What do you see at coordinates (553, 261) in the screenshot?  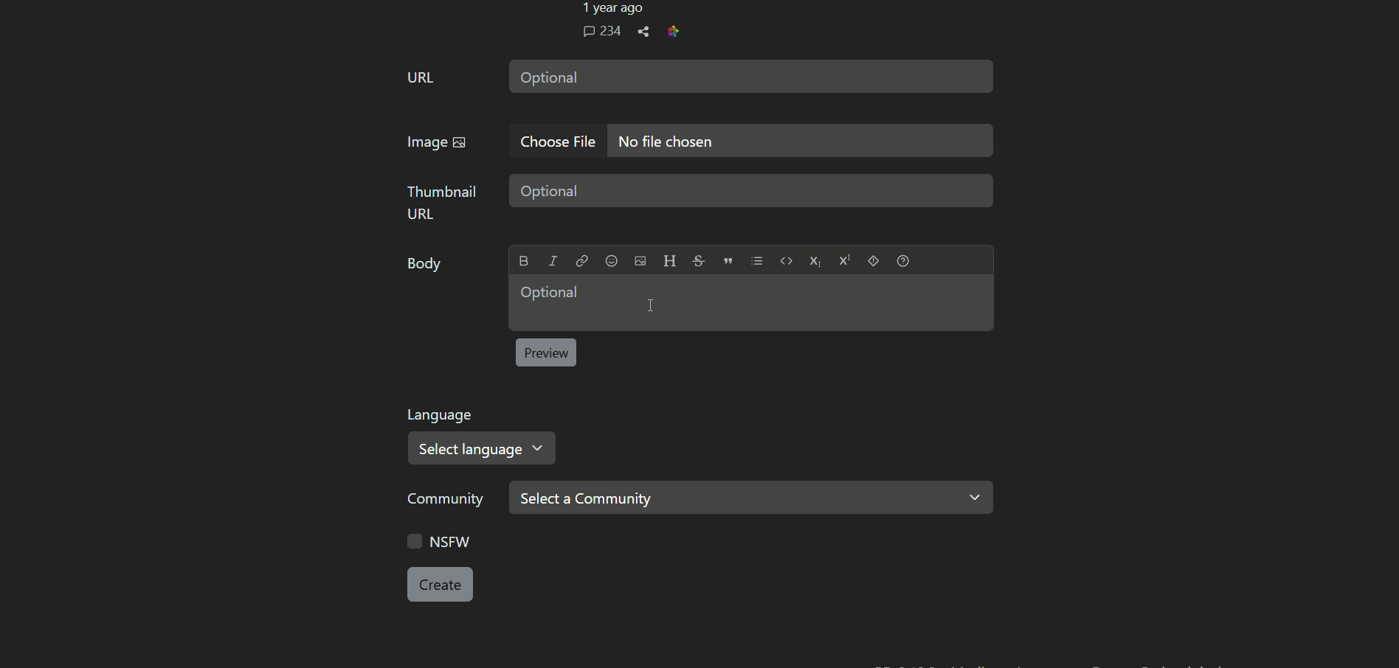 I see `Italic` at bounding box center [553, 261].